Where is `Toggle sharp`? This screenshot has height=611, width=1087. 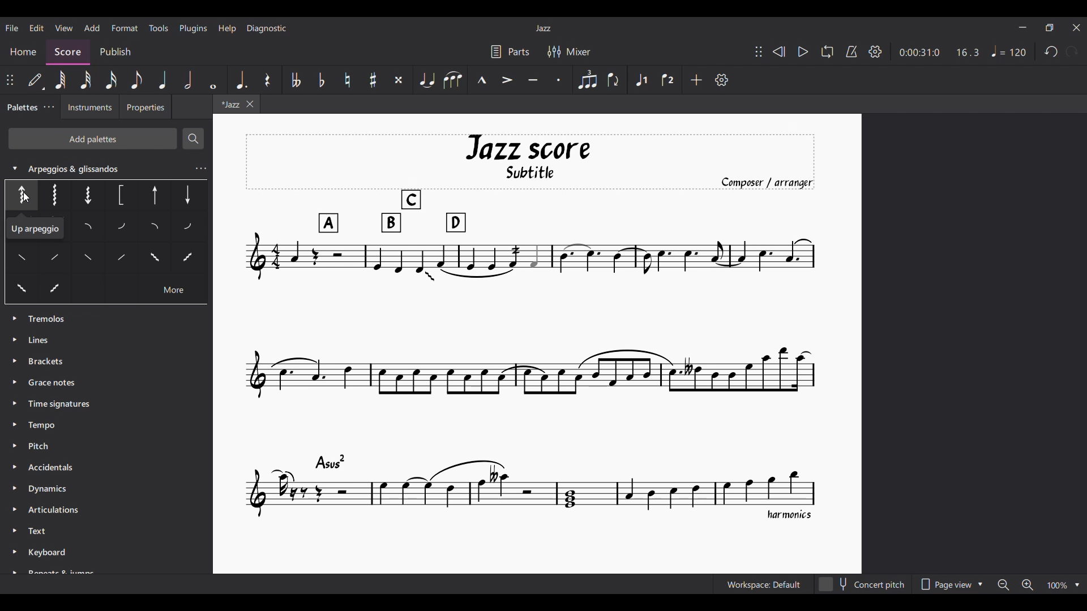
Toggle sharp is located at coordinates (374, 80).